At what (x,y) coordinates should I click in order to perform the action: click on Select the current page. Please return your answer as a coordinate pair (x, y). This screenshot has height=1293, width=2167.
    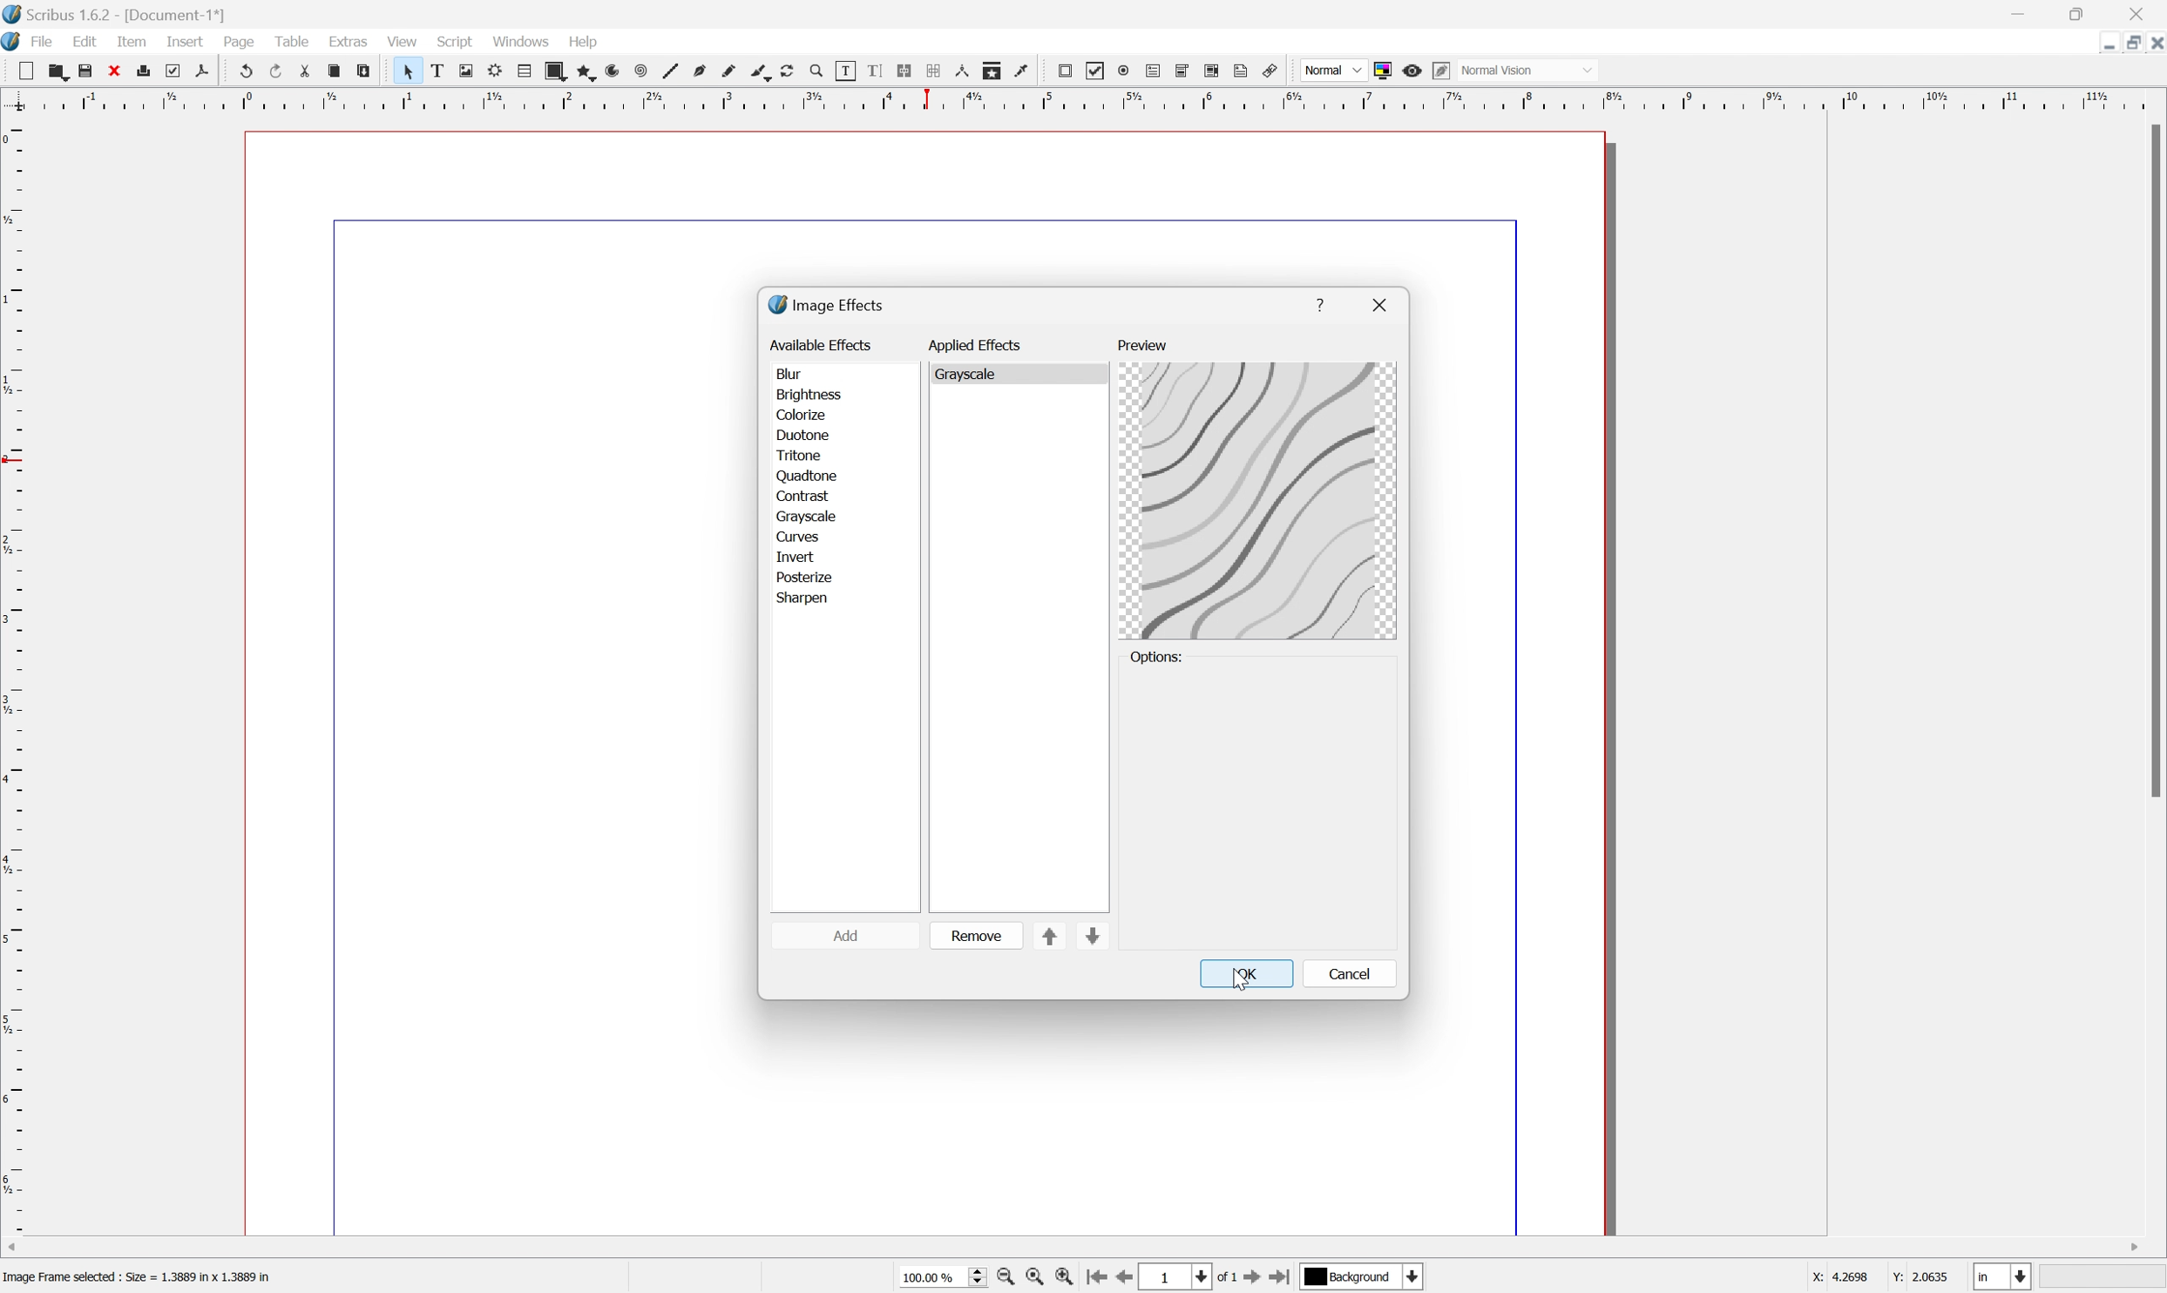
    Looking at the image, I should click on (1179, 1277).